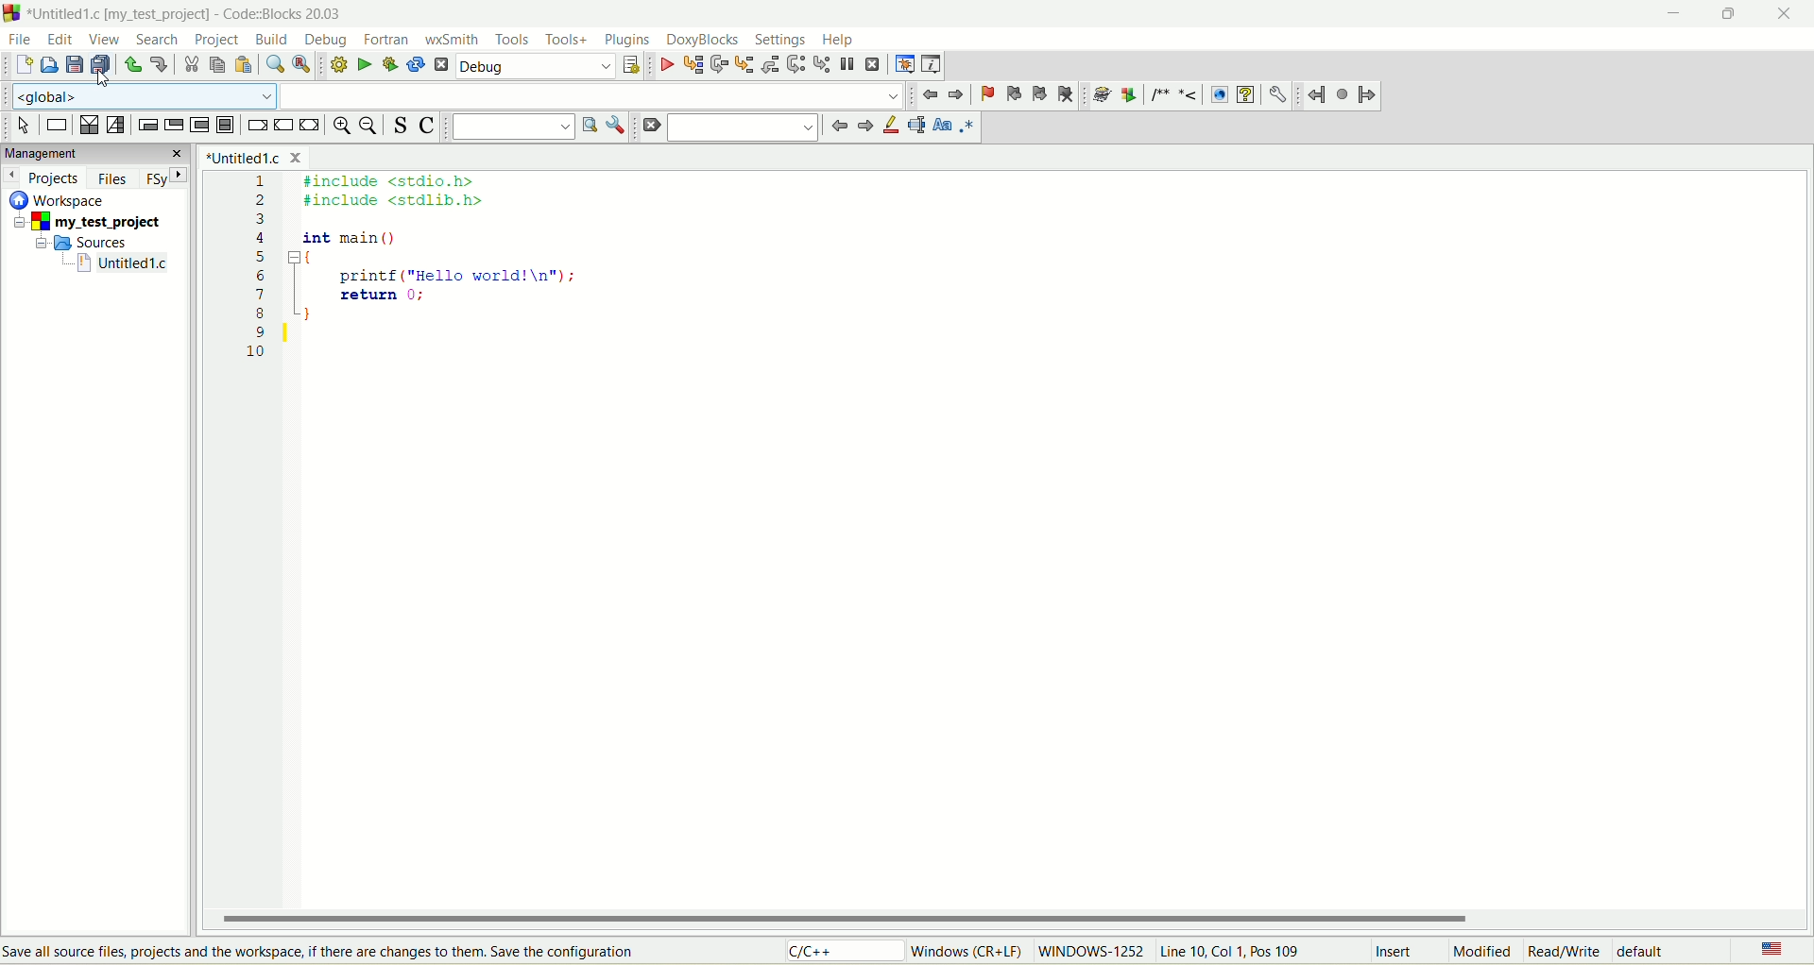 This screenshot has width=1814, height=965. What do you see at coordinates (417, 63) in the screenshot?
I see `rebuild` at bounding box center [417, 63].